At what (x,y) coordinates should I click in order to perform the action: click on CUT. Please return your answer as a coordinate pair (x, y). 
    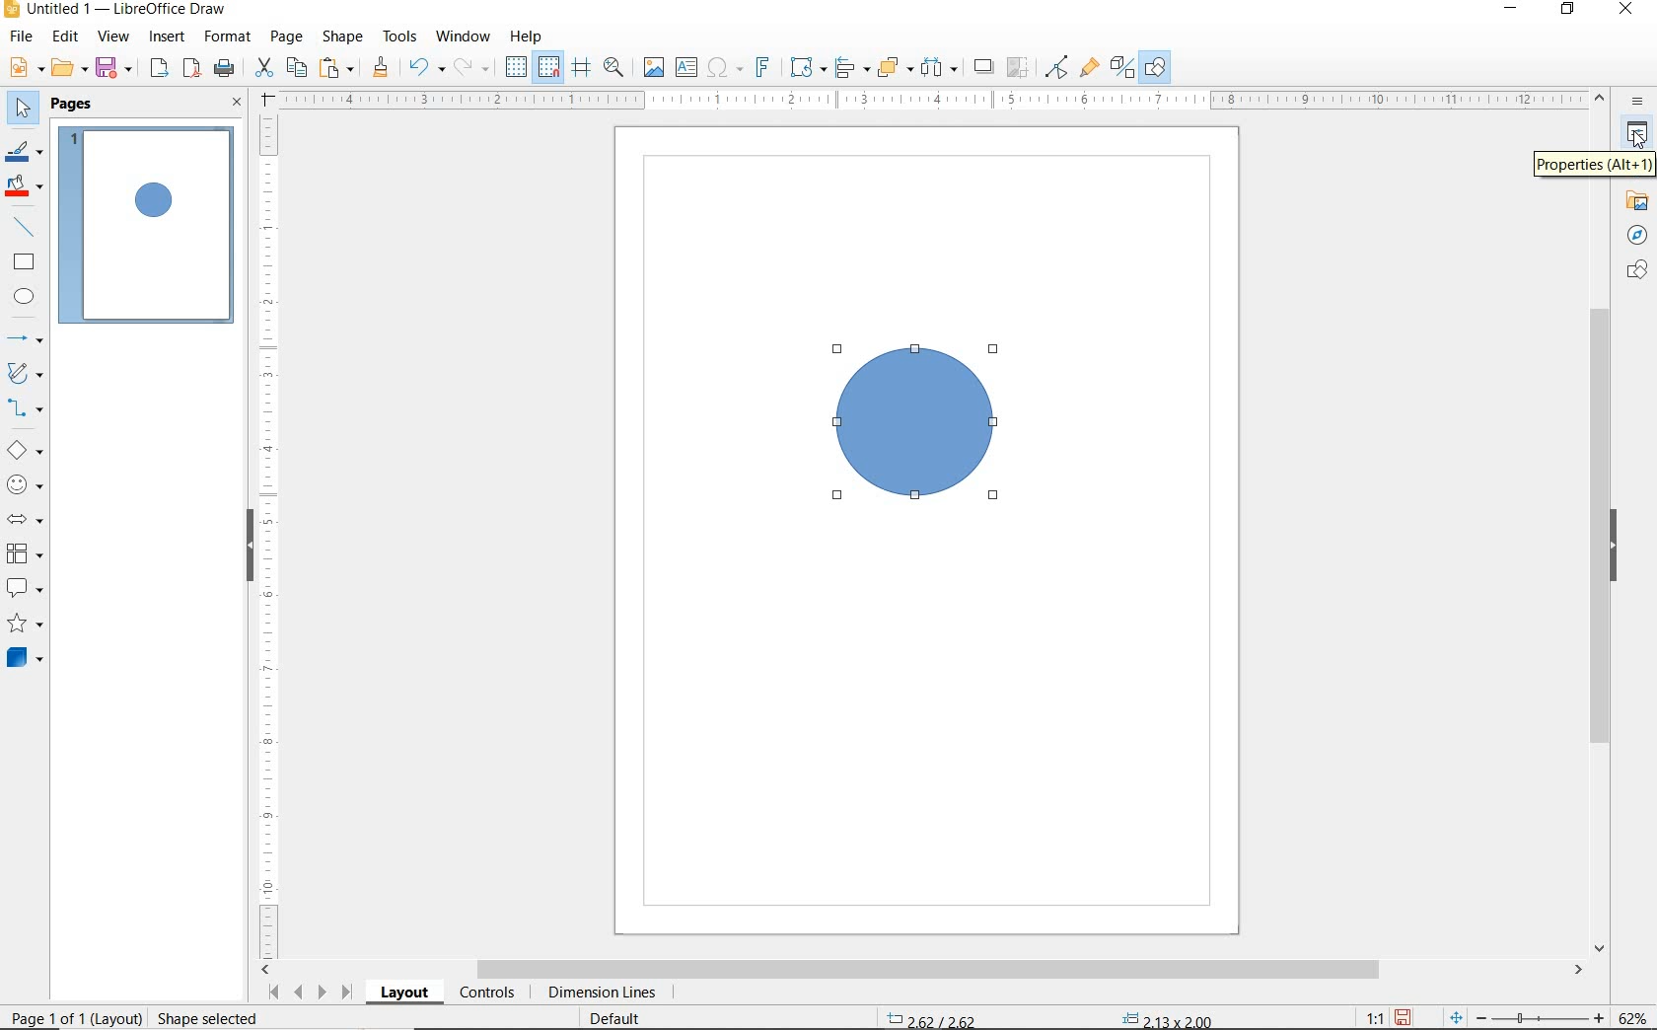
    Looking at the image, I should click on (263, 68).